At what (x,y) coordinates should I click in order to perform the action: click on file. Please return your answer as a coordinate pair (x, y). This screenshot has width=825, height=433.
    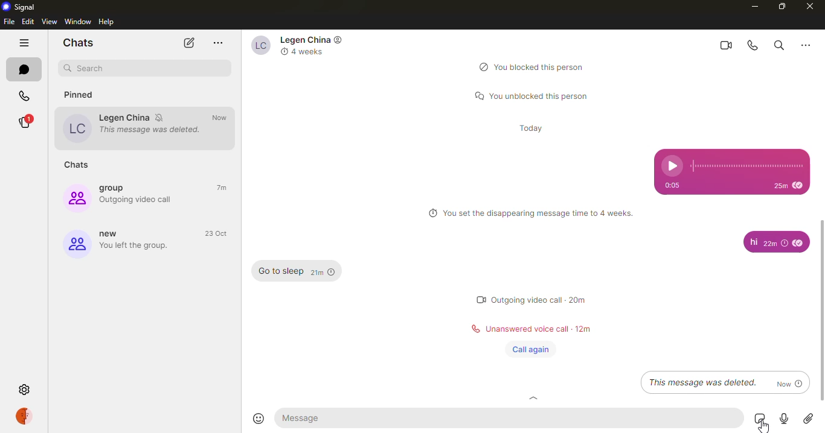
    Looking at the image, I should click on (8, 22).